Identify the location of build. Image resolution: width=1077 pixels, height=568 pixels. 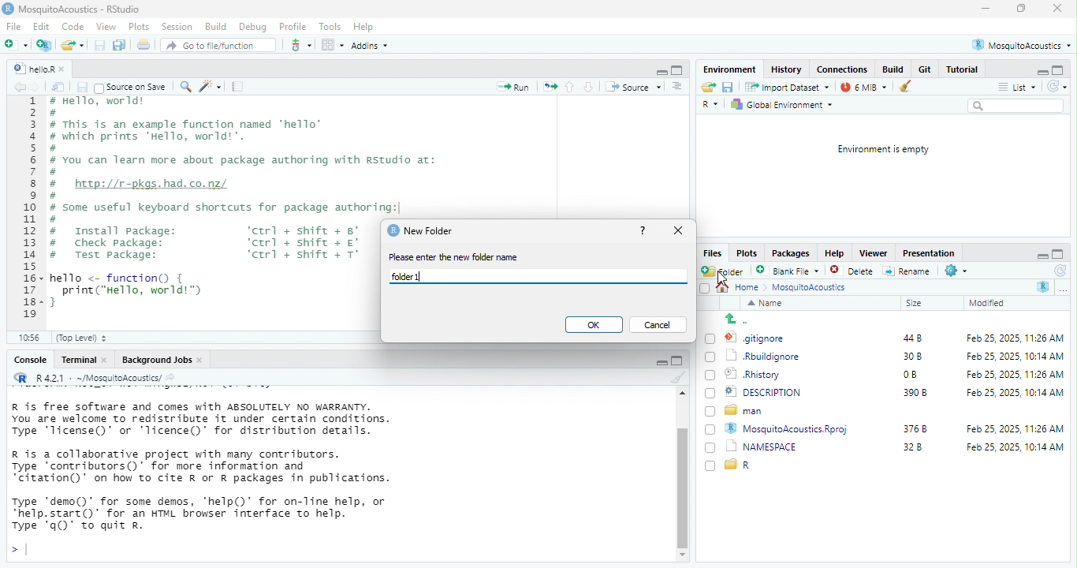
(893, 69).